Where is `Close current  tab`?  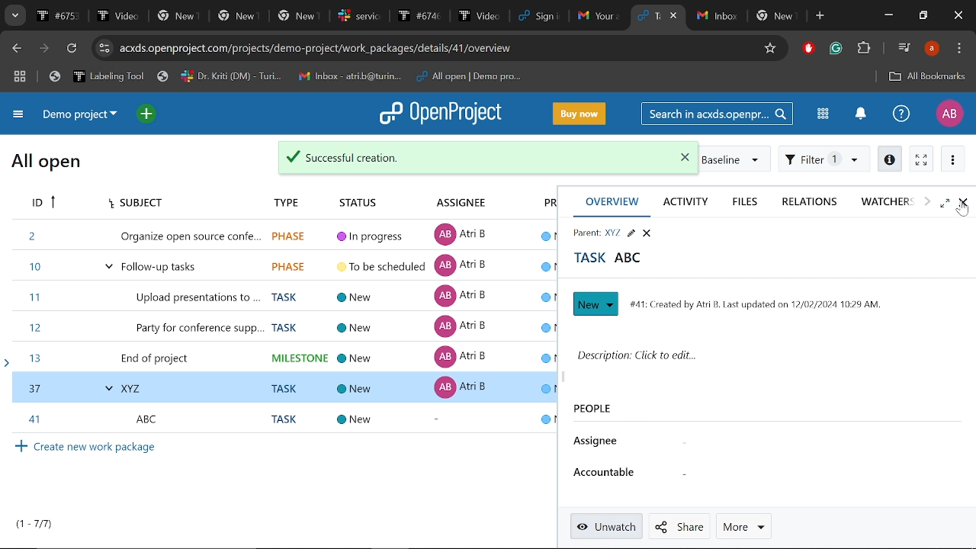 Close current  tab is located at coordinates (675, 15).